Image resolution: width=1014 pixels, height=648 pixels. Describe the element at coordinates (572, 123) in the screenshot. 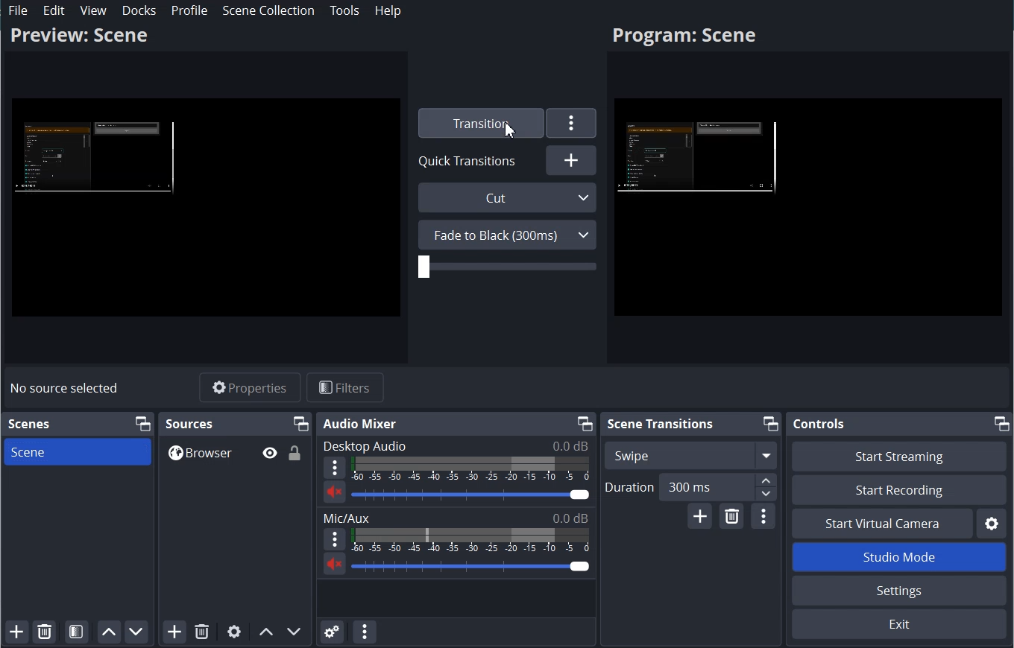

I see `Settings` at that location.